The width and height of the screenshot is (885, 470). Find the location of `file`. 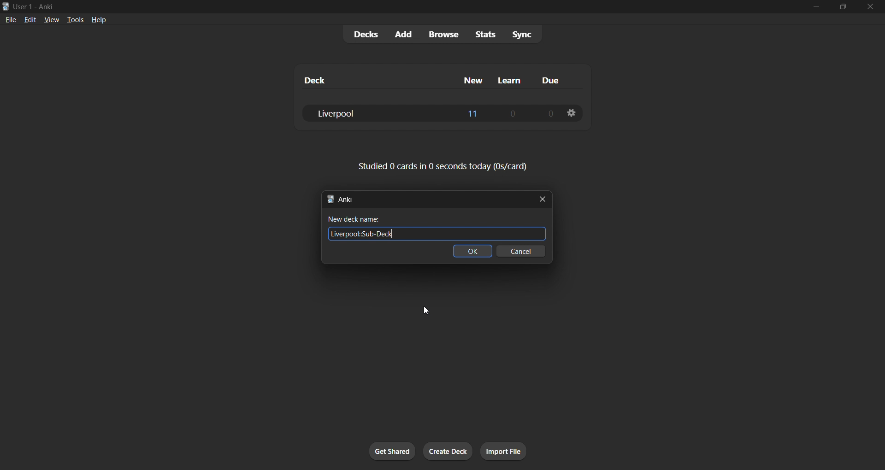

file is located at coordinates (10, 19).